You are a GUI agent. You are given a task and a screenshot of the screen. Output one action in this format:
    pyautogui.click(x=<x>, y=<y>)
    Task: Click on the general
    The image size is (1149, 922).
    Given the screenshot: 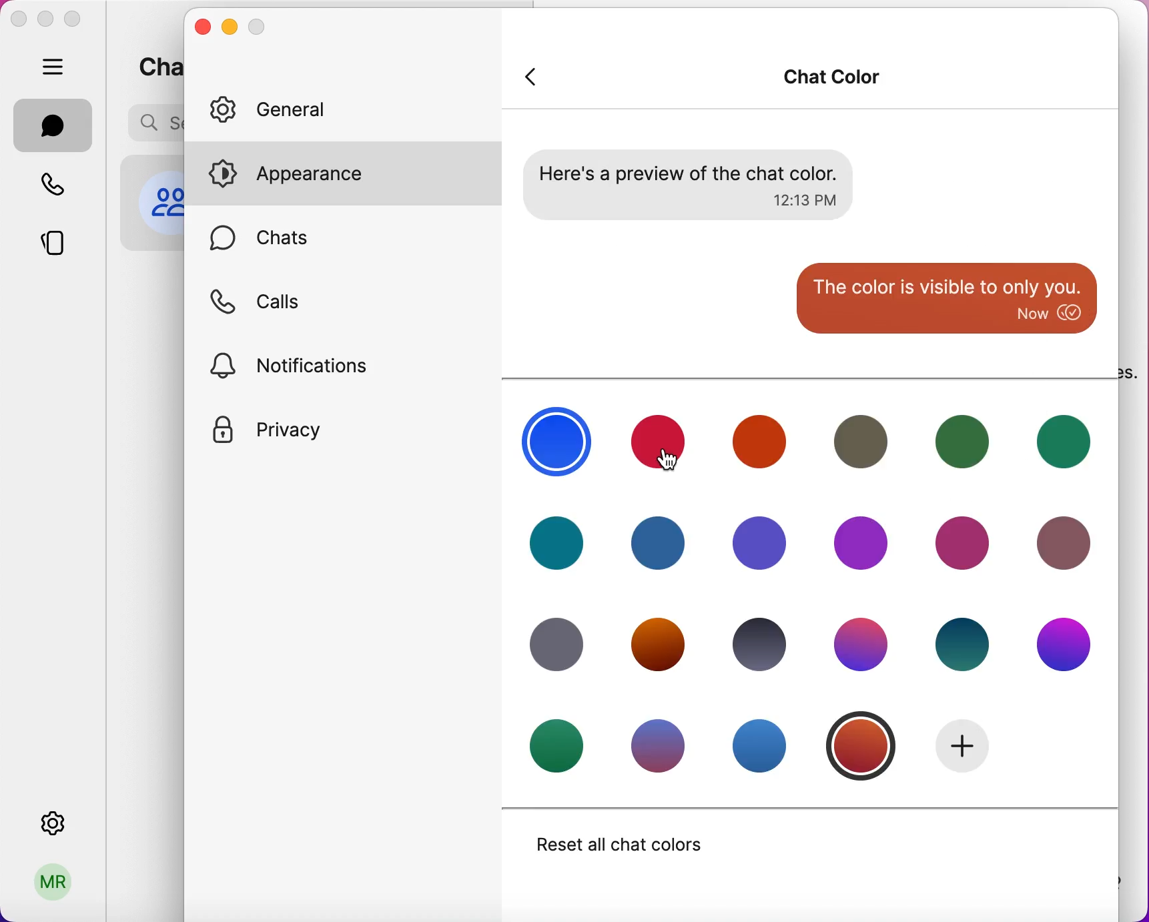 What is the action you would take?
    pyautogui.click(x=304, y=109)
    